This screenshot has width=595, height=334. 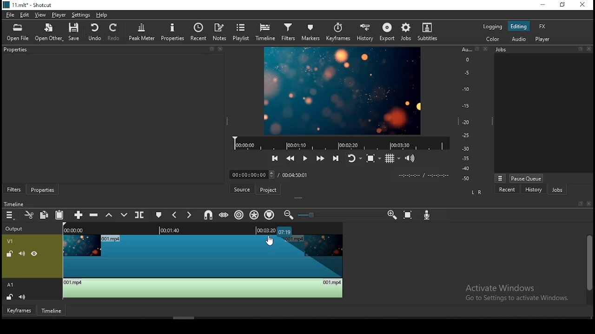 I want to click on undo, so click(x=95, y=33).